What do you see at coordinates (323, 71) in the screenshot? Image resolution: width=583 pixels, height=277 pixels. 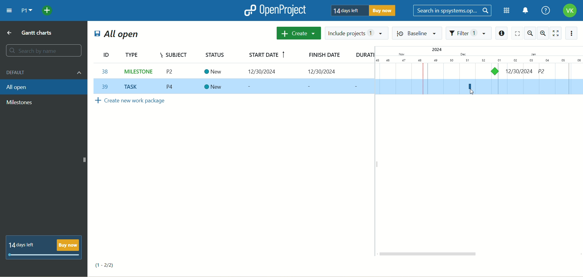 I see `12/30/2024` at bounding box center [323, 71].